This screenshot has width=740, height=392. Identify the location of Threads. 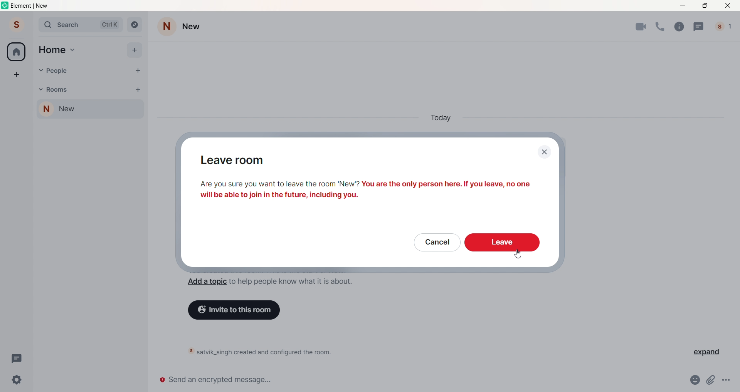
(16, 358).